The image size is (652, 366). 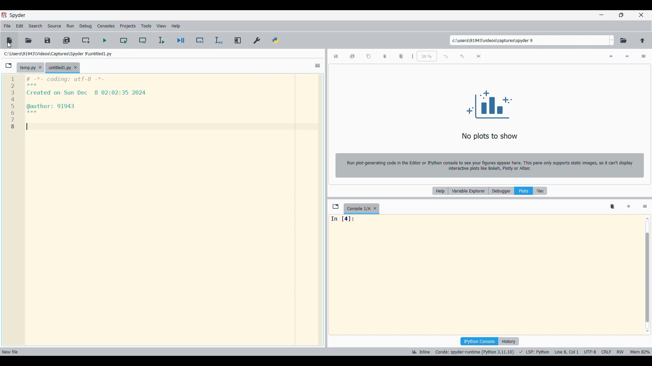 What do you see at coordinates (588, 351) in the screenshot?
I see `encoding` at bounding box center [588, 351].